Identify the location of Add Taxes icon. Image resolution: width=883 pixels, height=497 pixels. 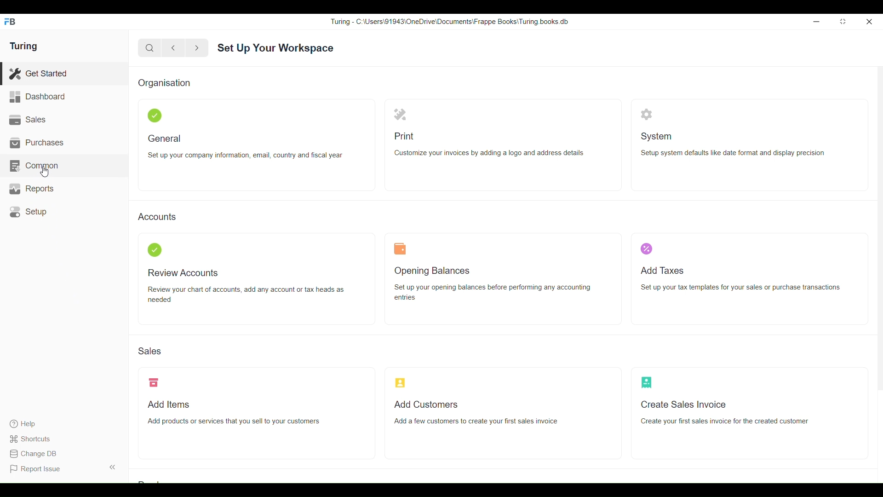
(646, 249).